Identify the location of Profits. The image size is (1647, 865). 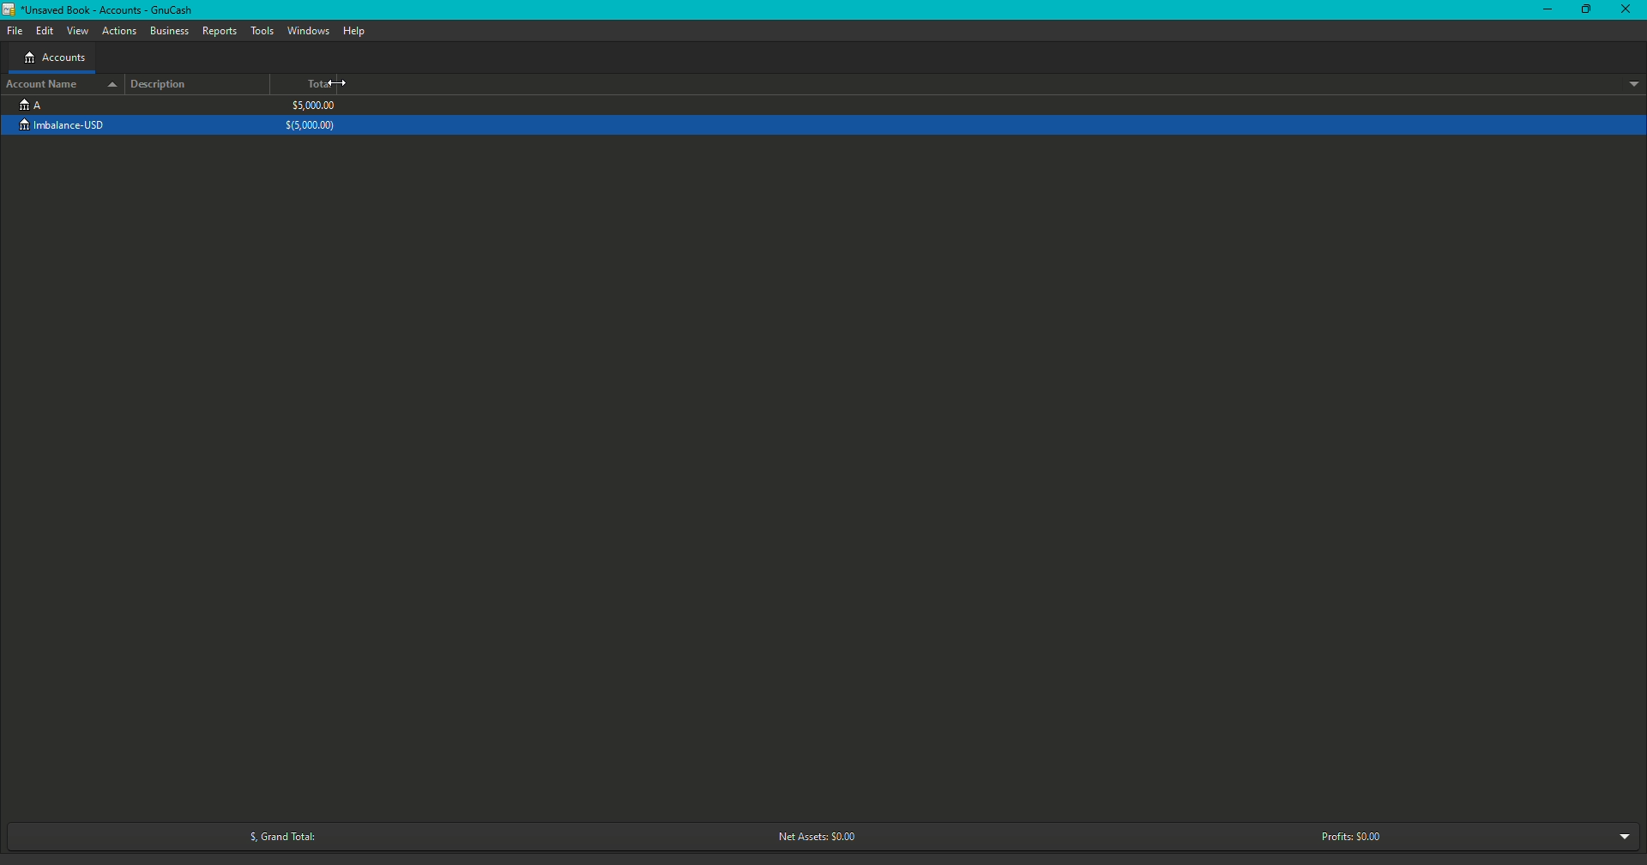
(1351, 836).